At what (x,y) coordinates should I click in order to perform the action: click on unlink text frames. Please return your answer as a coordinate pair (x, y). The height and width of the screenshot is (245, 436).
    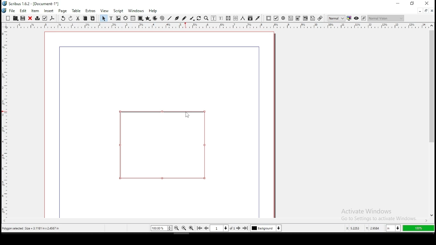
    Looking at the image, I should click on (236, 18).